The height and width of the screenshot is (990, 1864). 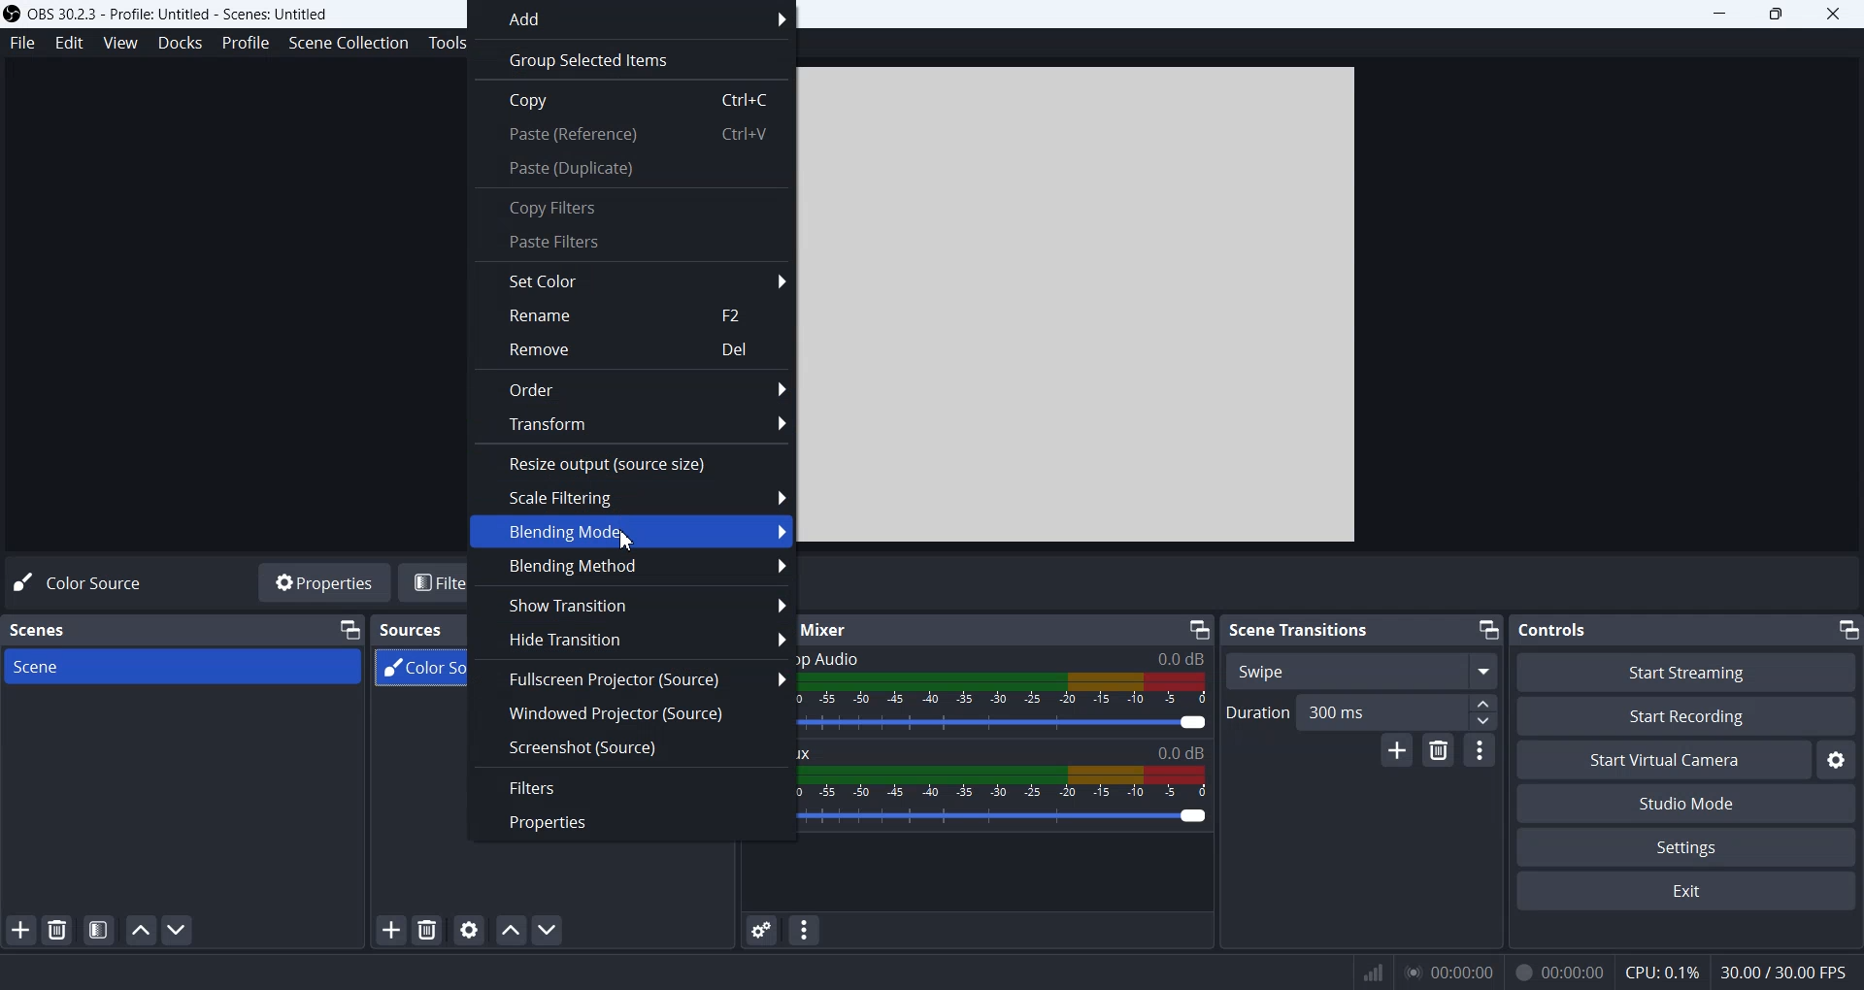 I want to click on Volume Adjuster, so click(x=1009, y=814).